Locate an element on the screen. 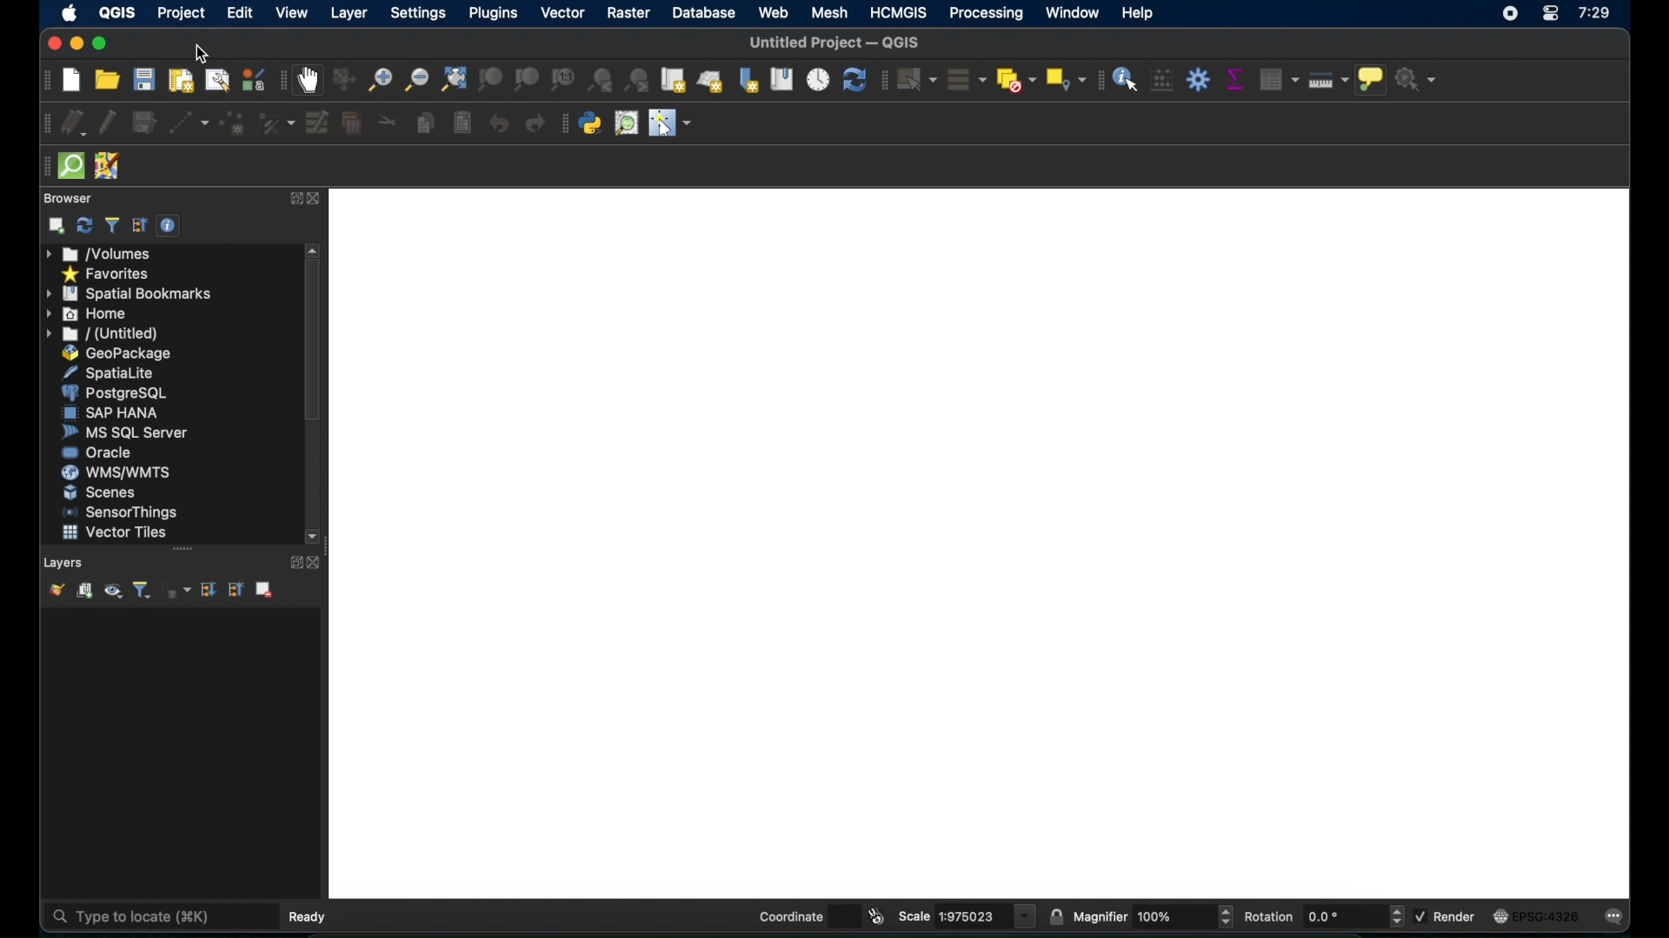 The height and width of the screenshot is (938, 1669). scale is located at coordinates (915, 915).